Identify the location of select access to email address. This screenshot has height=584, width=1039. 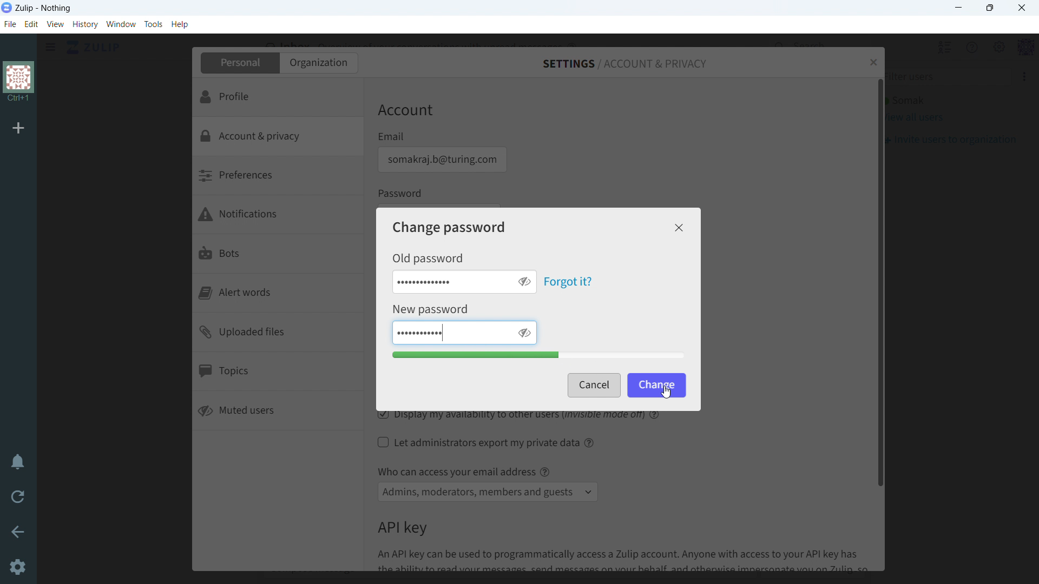
(488, 492).